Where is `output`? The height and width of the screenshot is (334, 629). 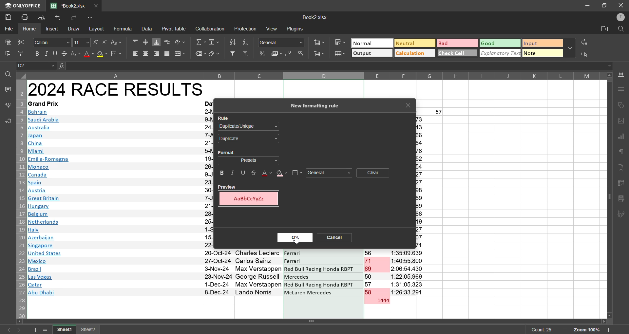
output is located at coordinates (371, 54).